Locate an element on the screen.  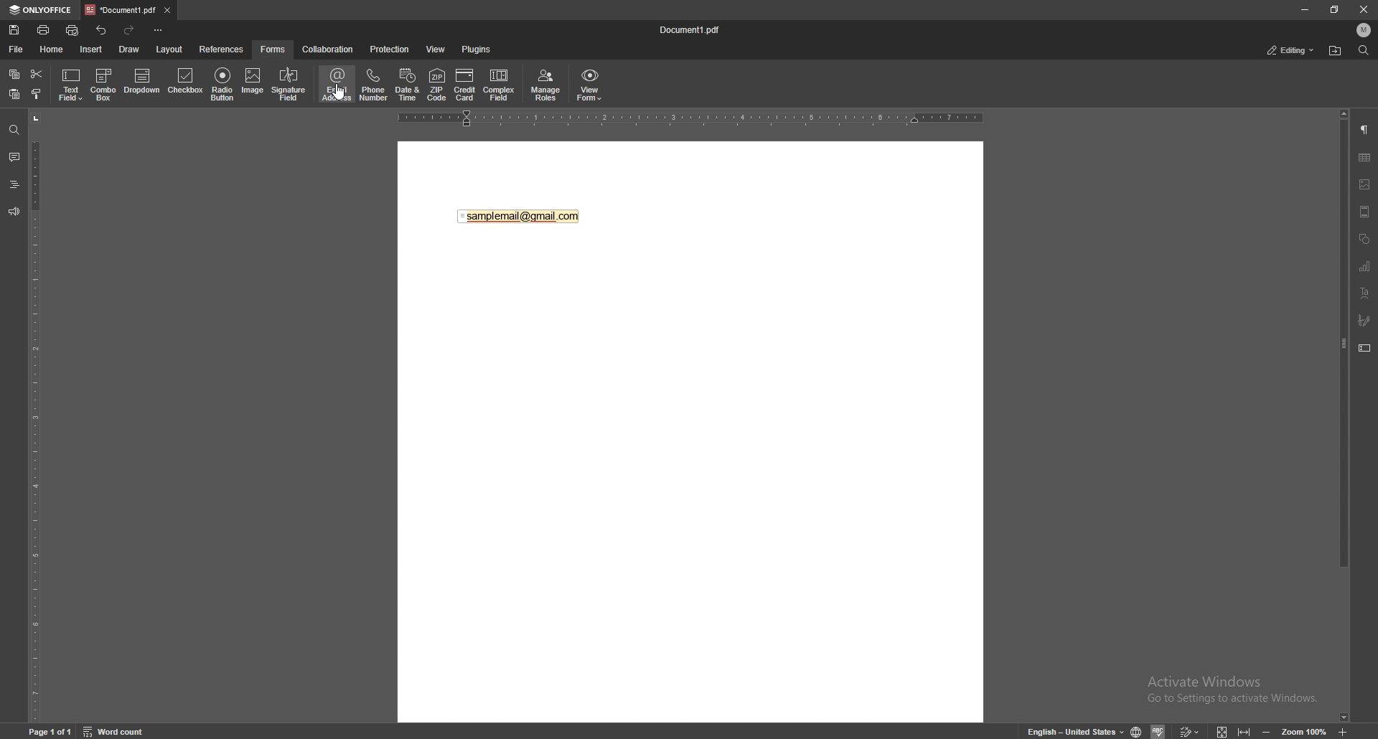
manage roles is located at coordinates (546, 85).